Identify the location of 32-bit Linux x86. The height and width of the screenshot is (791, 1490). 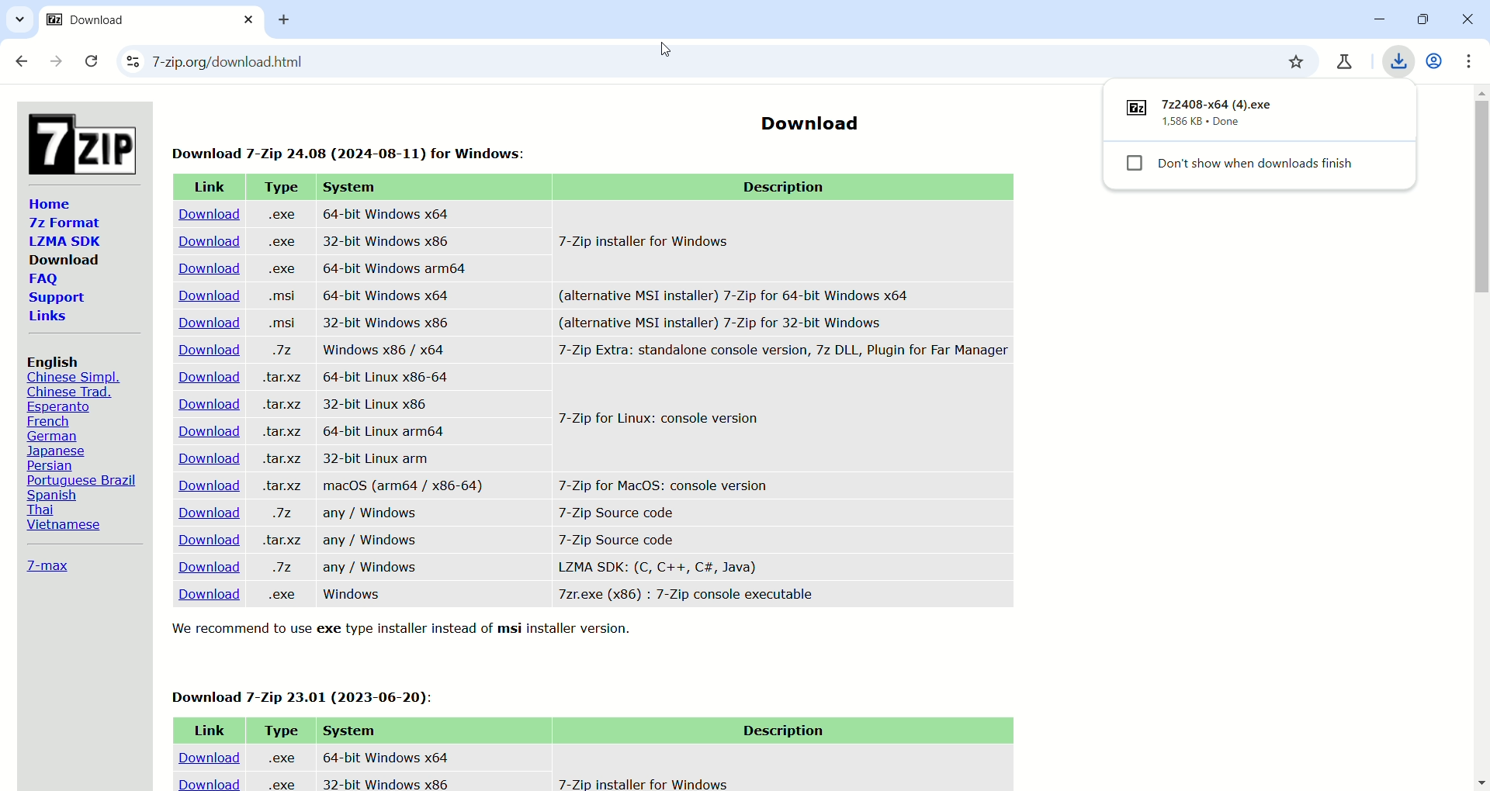
(378, 404).